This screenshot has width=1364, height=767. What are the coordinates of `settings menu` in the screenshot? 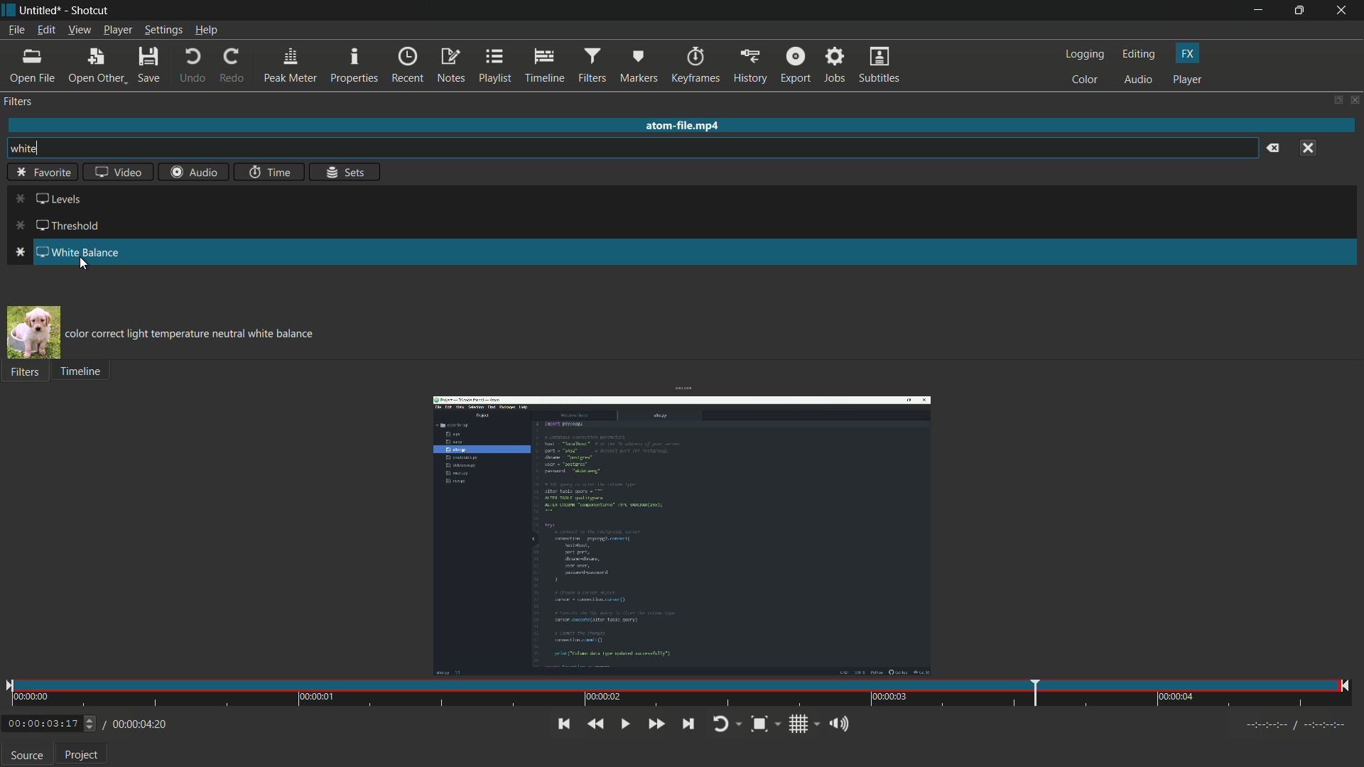 It's located at (163, 30).